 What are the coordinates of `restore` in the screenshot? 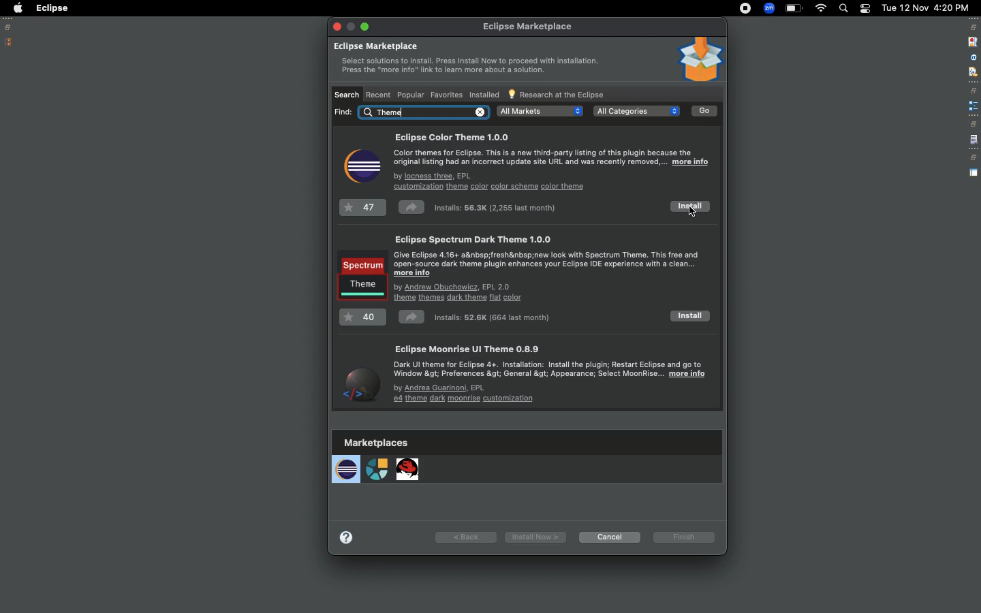 It's located at (973, 158).